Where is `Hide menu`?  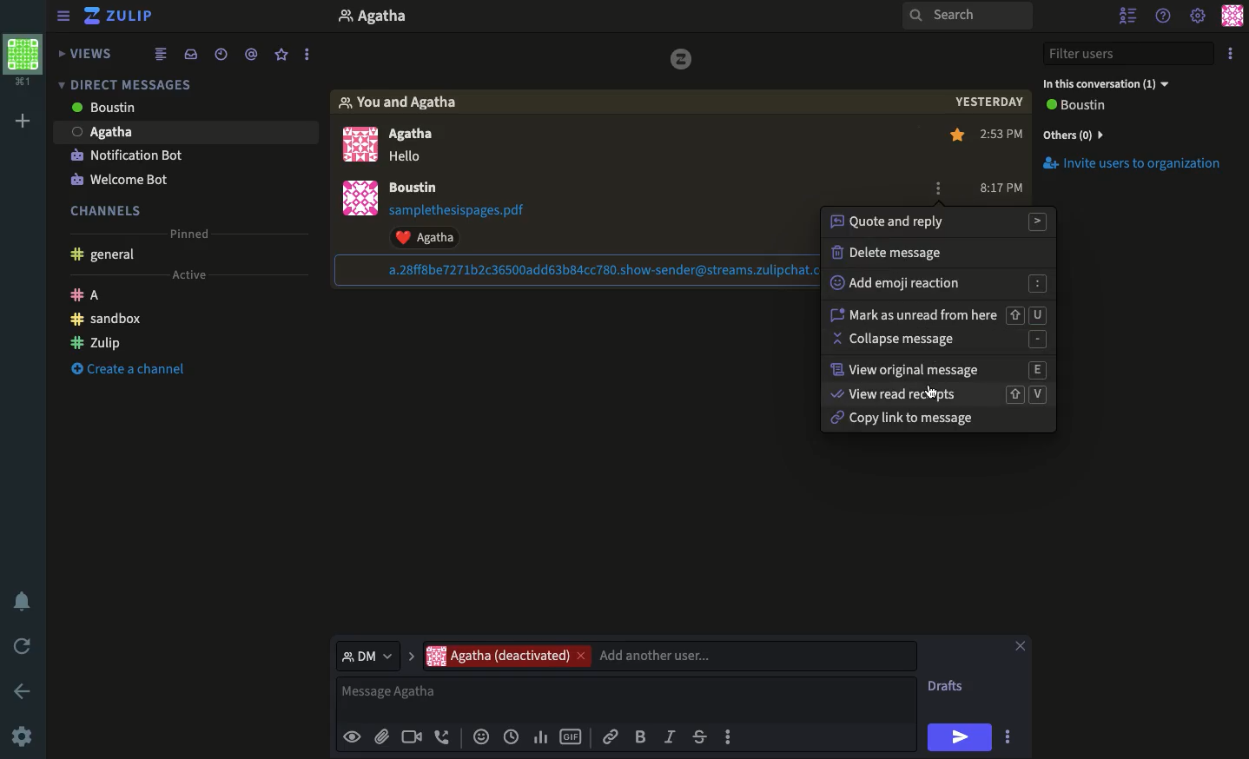
Hide menu is located at coordinates (63, 14).